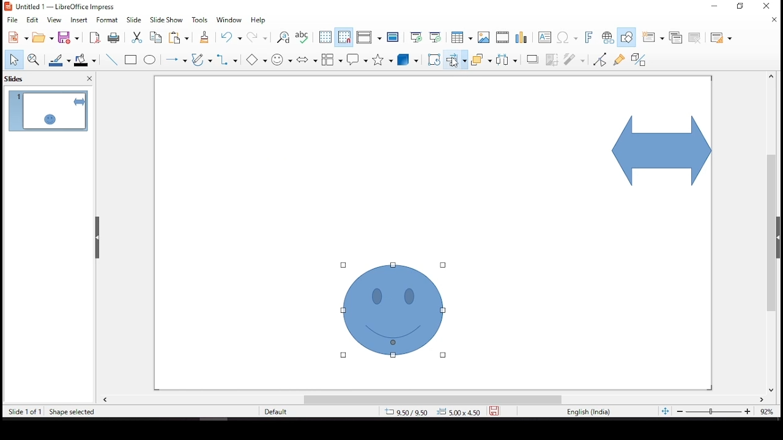 This screenshot has width=783, height=440. Describe the element at coordinates (658, 150) in the screenshot. I see `shape (selected)` at that location.